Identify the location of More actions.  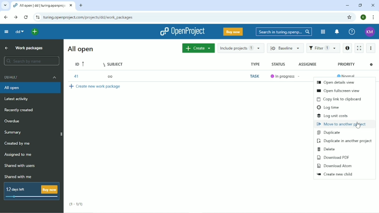
(371, 49).